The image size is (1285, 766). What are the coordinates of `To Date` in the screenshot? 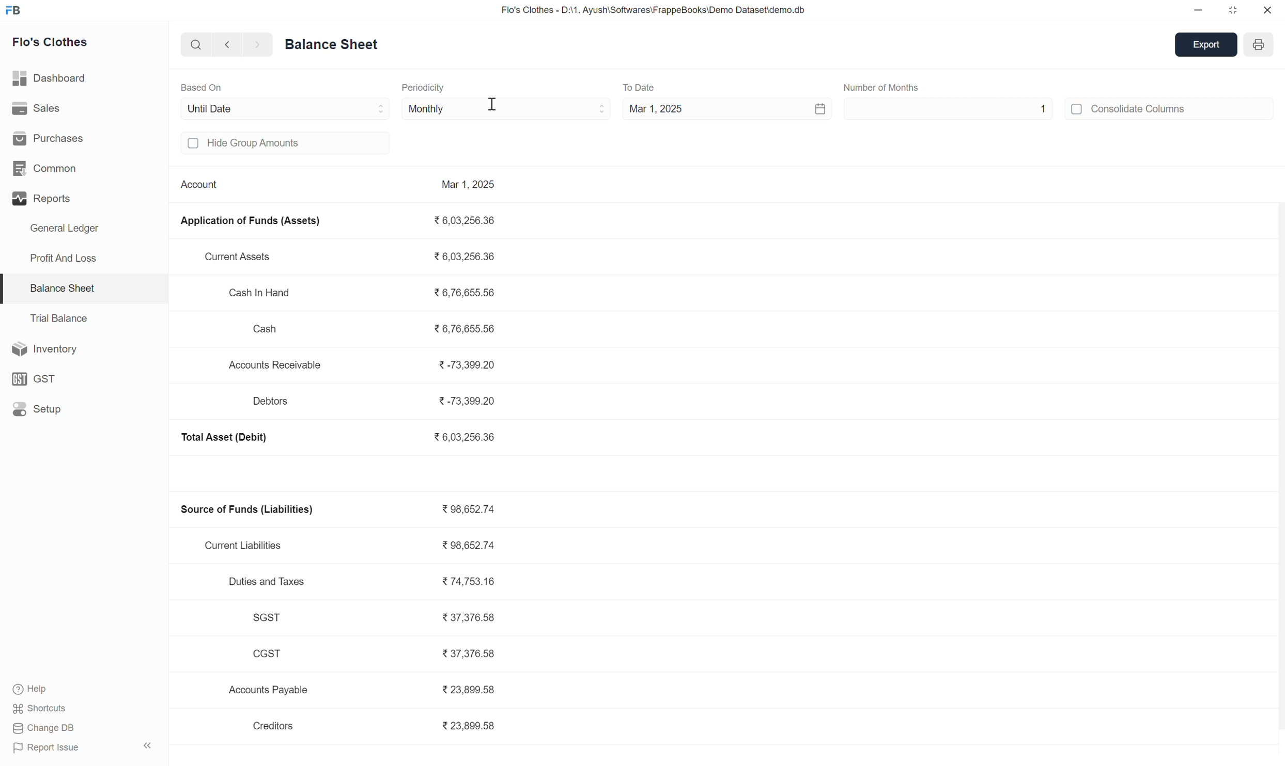 It's located at (642, 84).